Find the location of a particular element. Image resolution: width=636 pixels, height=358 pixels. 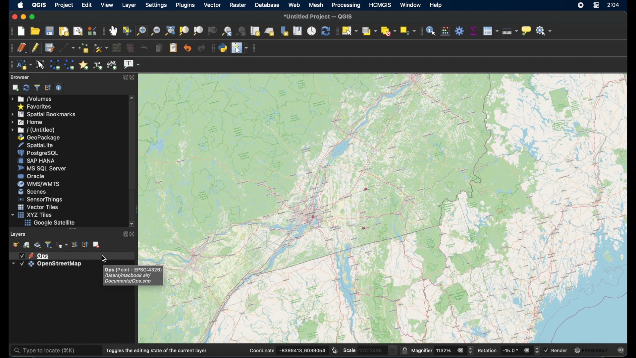

mesh is located at coordinates (317, 6).